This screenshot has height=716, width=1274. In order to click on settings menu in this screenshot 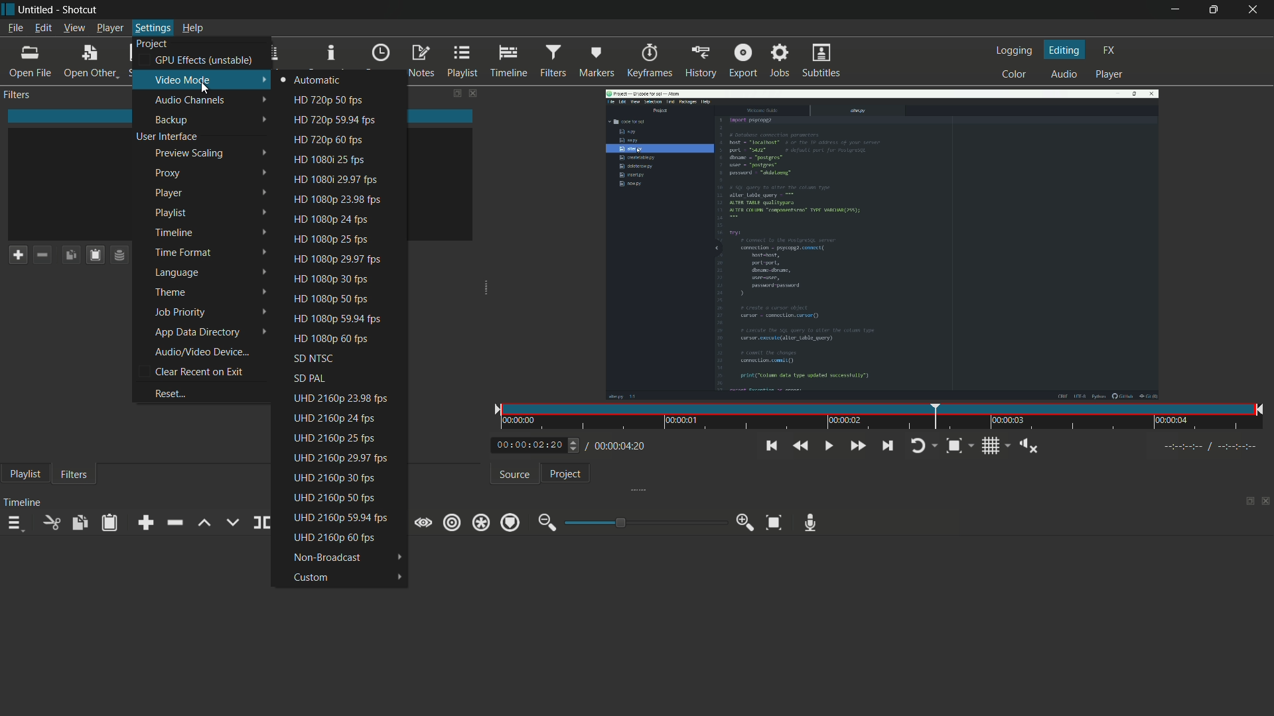, I will do `click(153, 29)`.